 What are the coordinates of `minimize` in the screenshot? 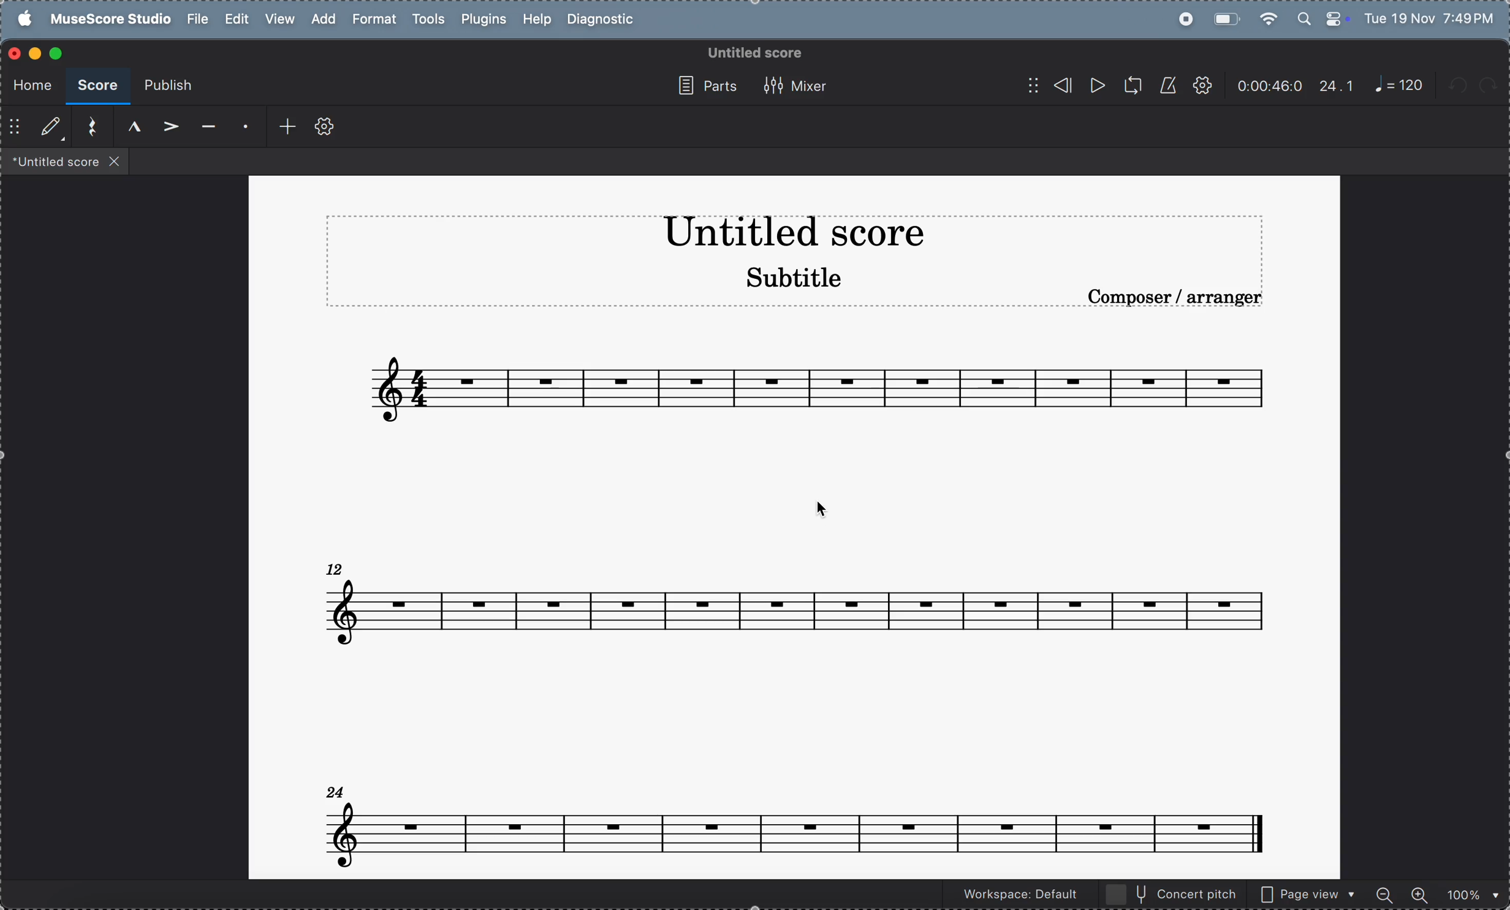 It's located at (34, 53).